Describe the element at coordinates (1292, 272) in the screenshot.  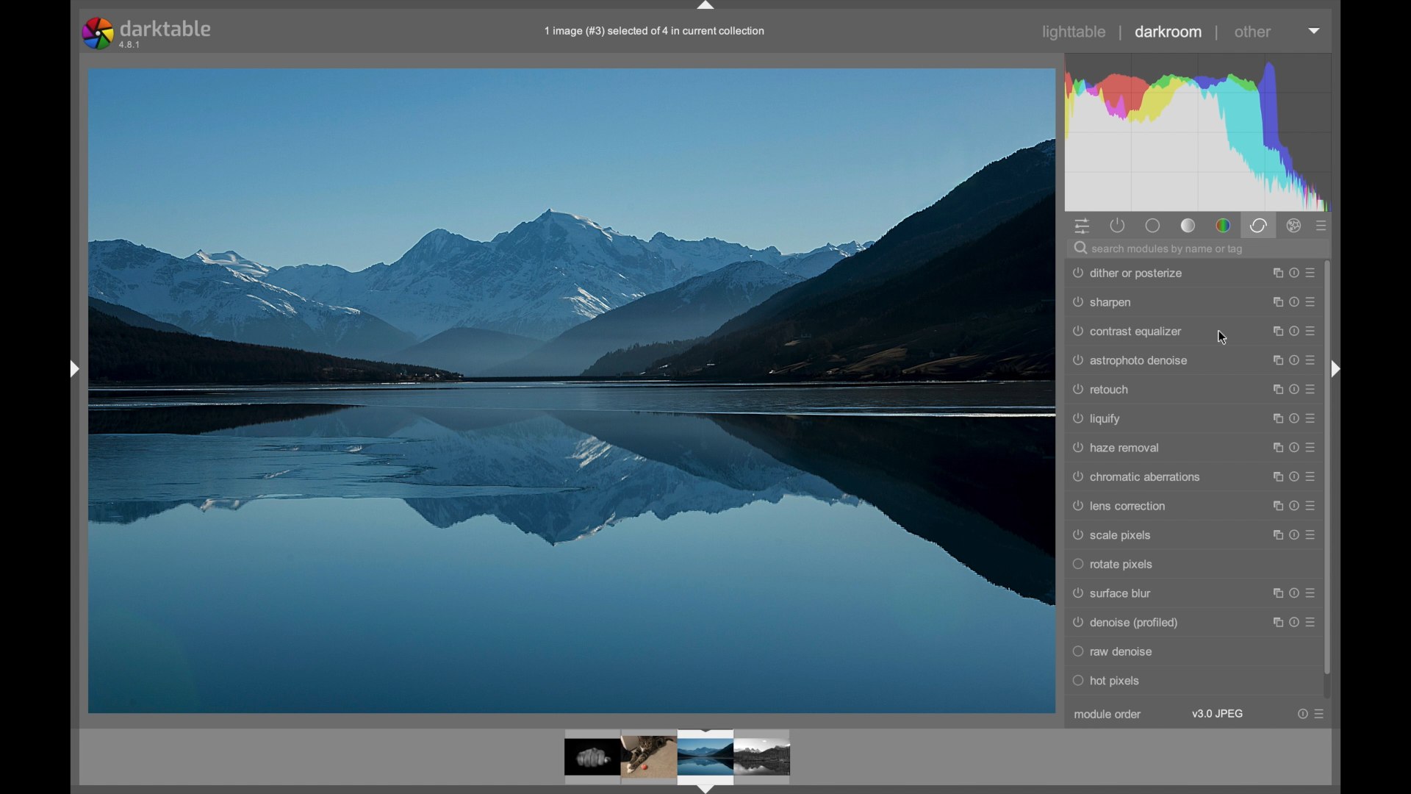
I see `more options` at that location.